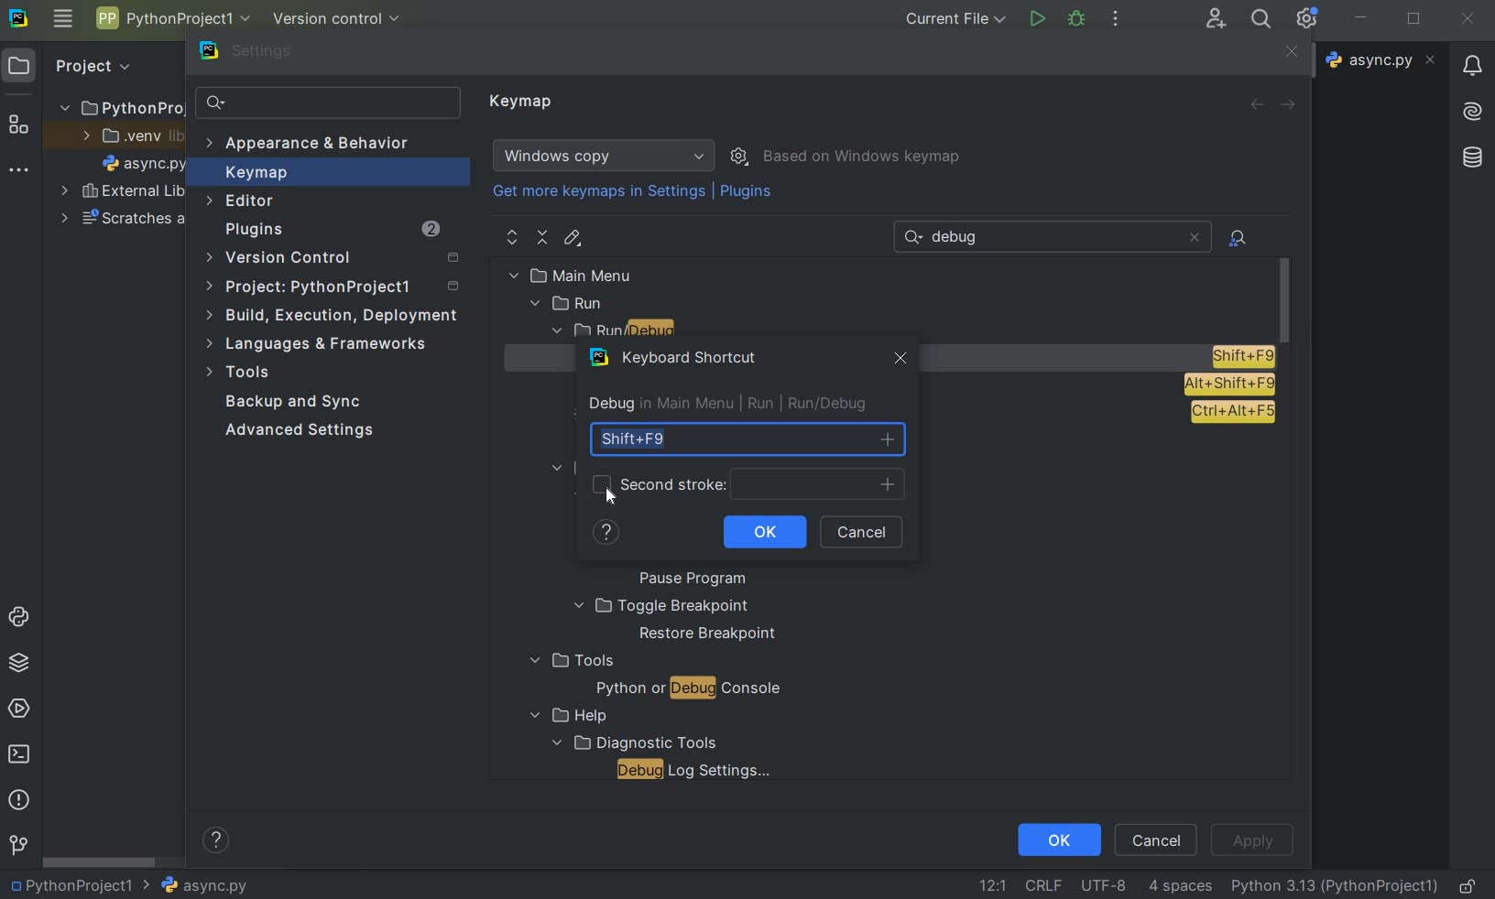 The image size is (1495, 899). I want to click on settings, so click(257, 55).